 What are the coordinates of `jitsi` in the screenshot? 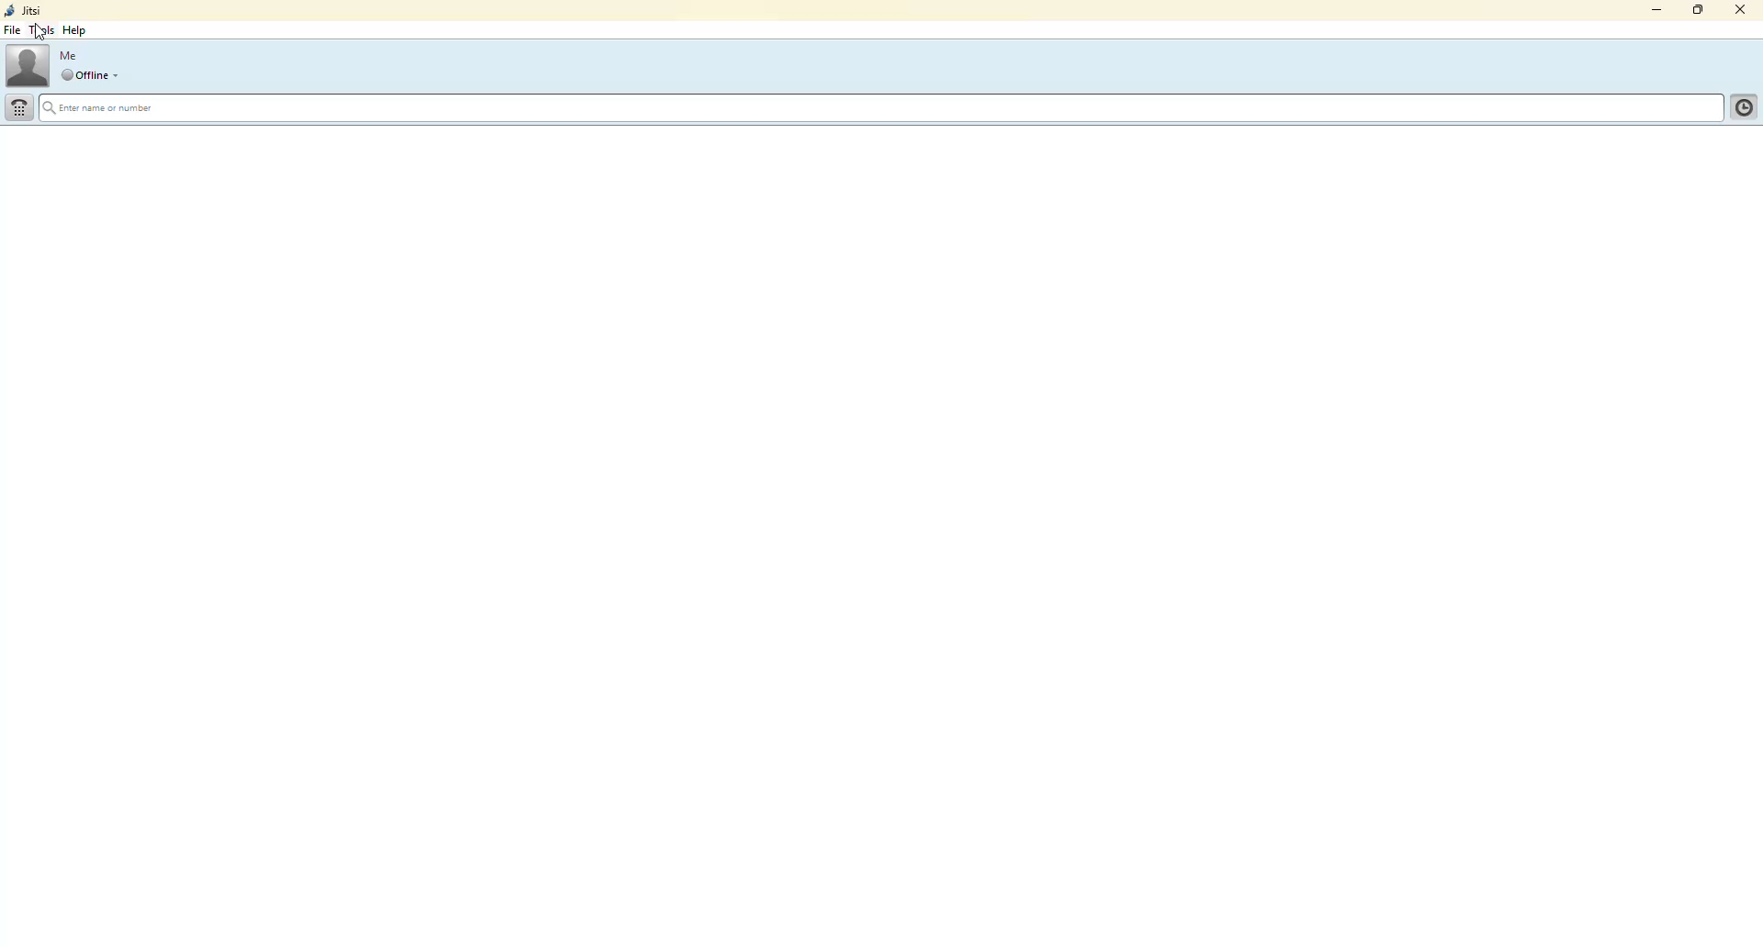 It's located at (26, 11).